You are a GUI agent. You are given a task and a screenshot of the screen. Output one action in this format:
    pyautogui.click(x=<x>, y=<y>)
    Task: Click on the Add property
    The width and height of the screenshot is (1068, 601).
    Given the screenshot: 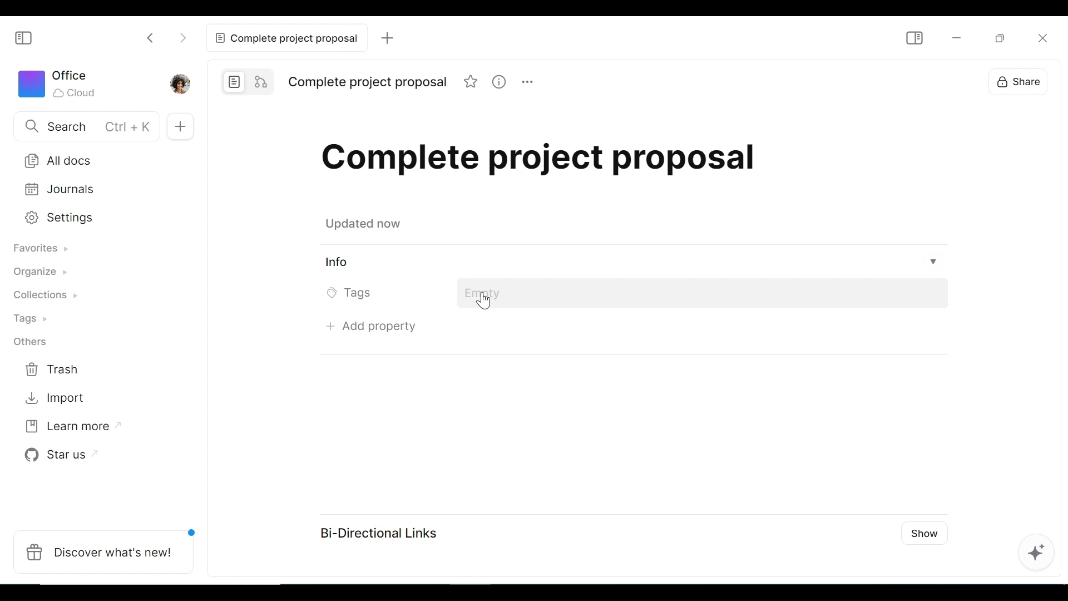 What is the action you would take?
    pyautogui.click(x=368, y=329)
    